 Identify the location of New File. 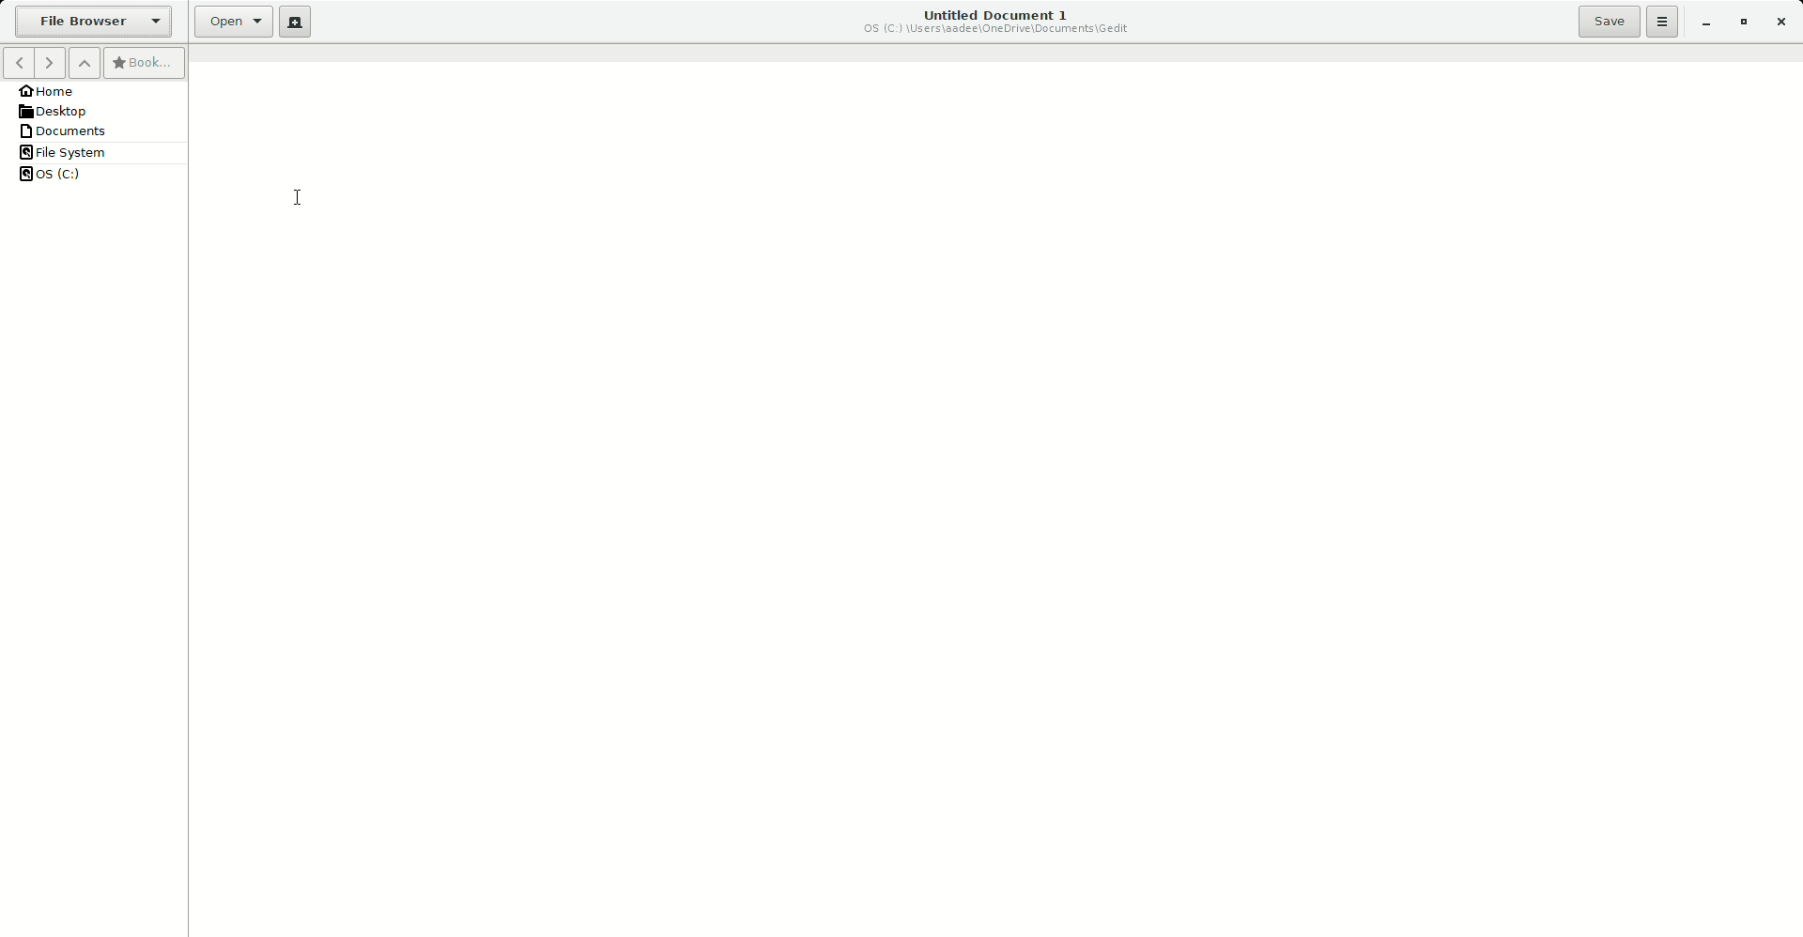
(295, 23).